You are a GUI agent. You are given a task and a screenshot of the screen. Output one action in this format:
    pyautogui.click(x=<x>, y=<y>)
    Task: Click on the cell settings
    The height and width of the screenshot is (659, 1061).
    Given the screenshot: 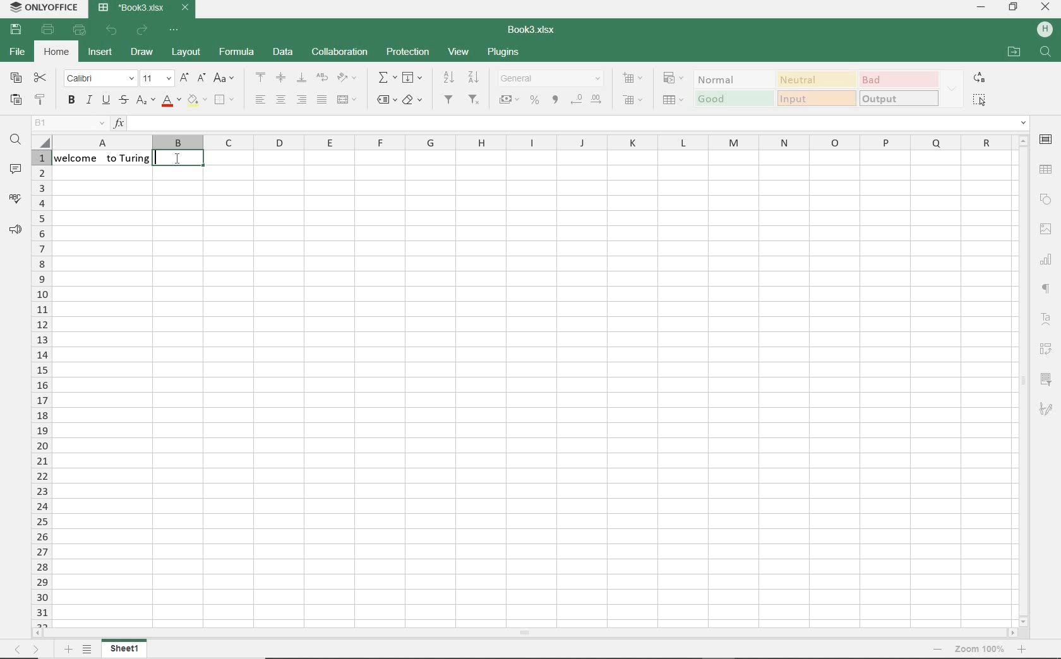 What is the action you would take?
    pyautogui.click(x=1047, y=140)
    